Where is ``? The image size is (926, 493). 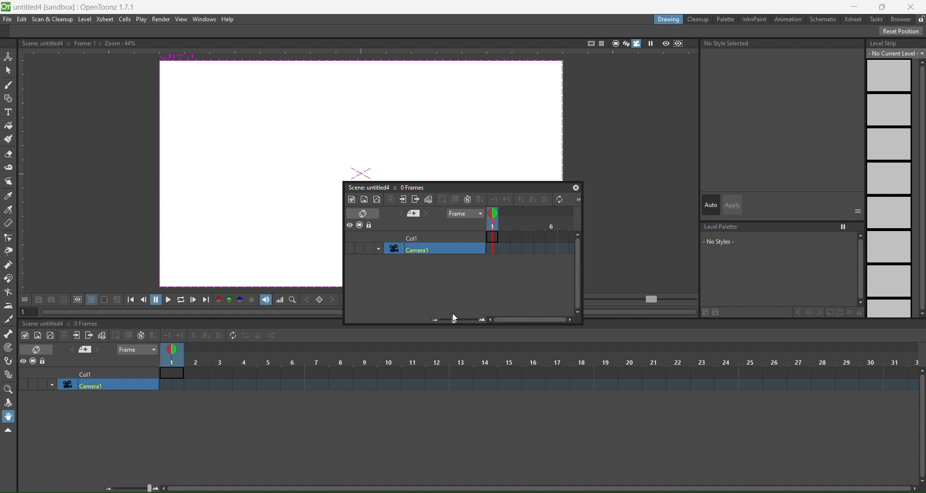  is located at coordinates (443, 199).